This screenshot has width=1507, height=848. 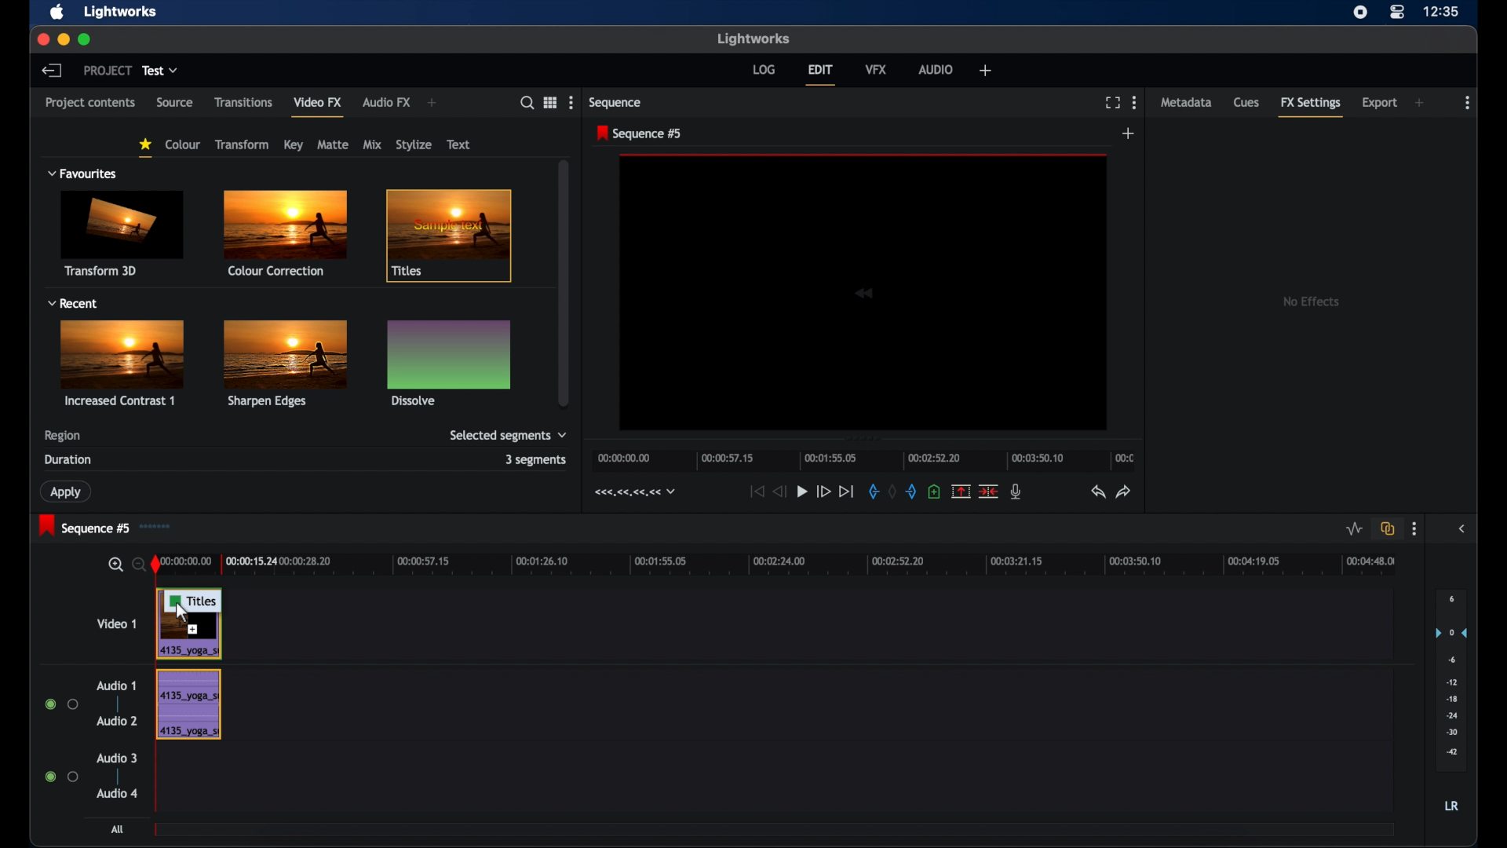 What do you see at coordinates (1443, 13) in the screenshot?
I see `time` at bounding box center [1443, 13].